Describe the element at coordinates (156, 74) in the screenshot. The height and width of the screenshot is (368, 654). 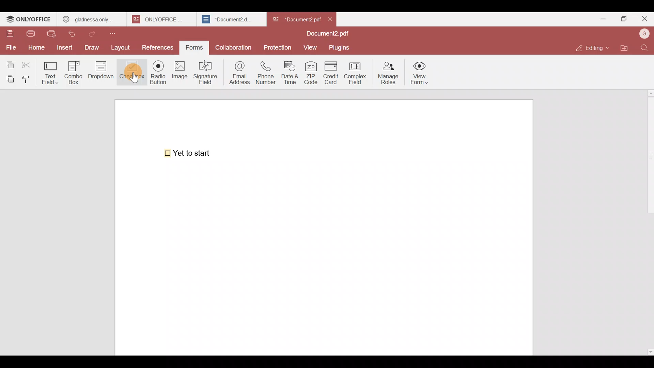
I see `Radio` at that location.